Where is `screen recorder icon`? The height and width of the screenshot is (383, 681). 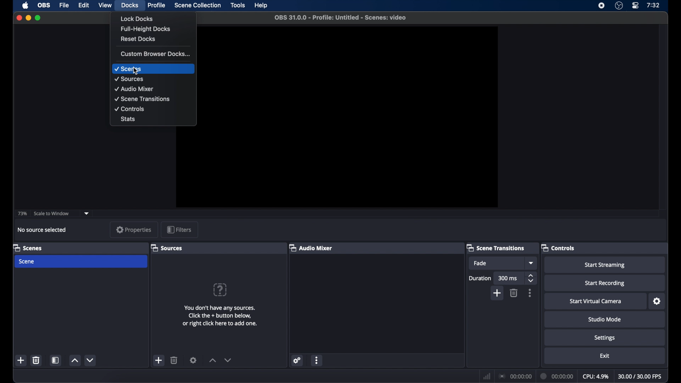 screen recorder icon is located at coordinates (602, 6).